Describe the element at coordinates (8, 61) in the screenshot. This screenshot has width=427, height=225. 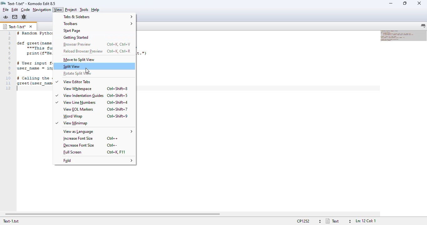
I see `line numbers` at that location.